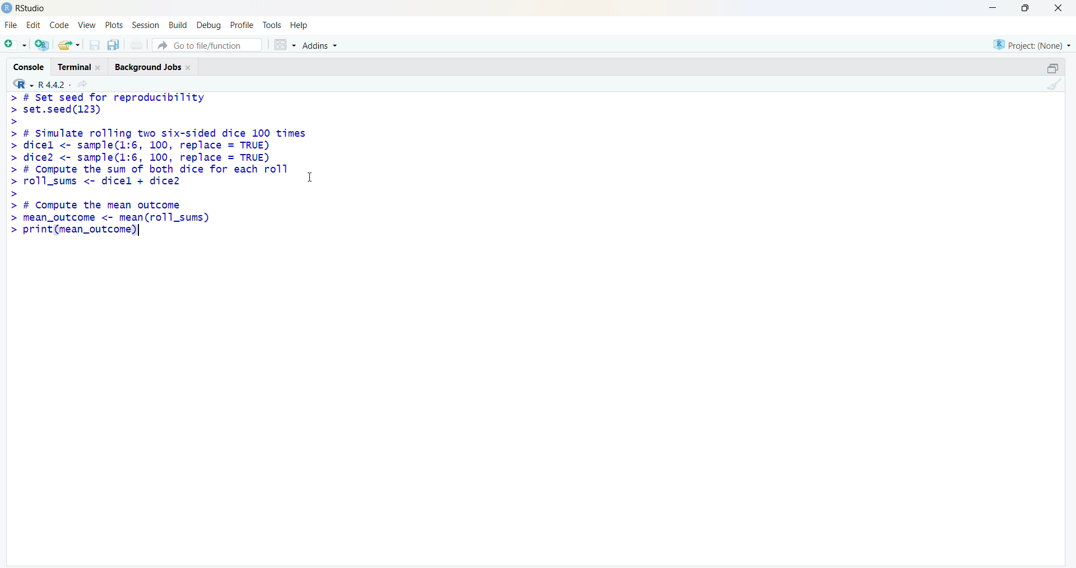 The width and height of the screenshot is (1076, 568). What do you see at coordinates (74, 68) in the screenshot?
I see `terminal` at bounding box center [74, 68].